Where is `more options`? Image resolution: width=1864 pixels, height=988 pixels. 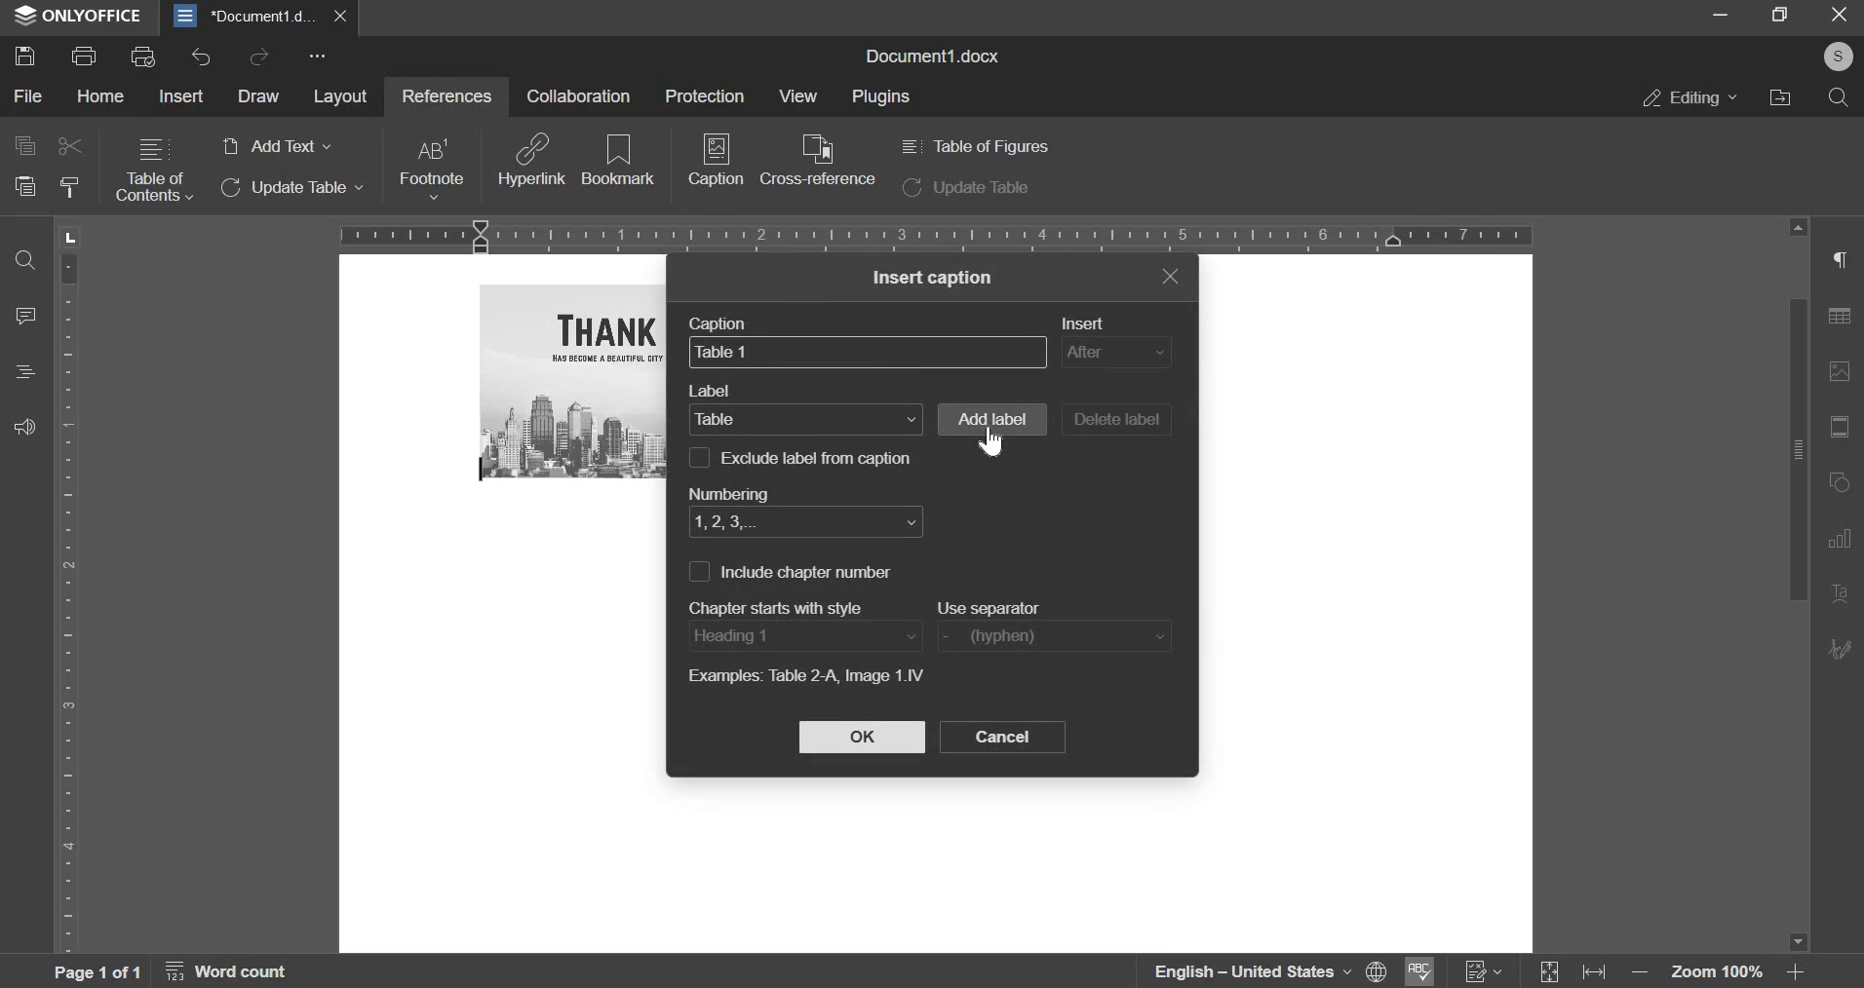 more options is located at coordinates (321, 57).